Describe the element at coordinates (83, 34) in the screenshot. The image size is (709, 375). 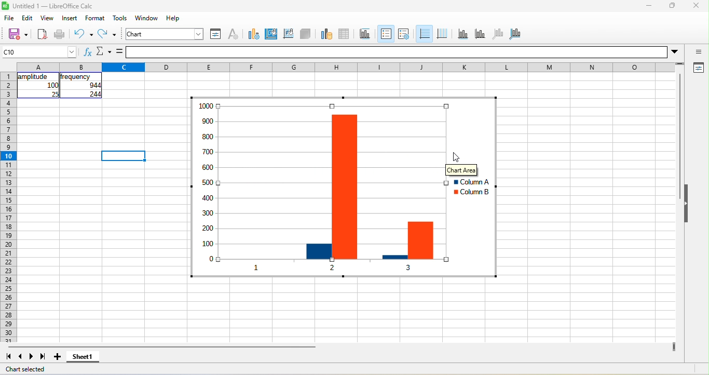
I see `undo` at that location.